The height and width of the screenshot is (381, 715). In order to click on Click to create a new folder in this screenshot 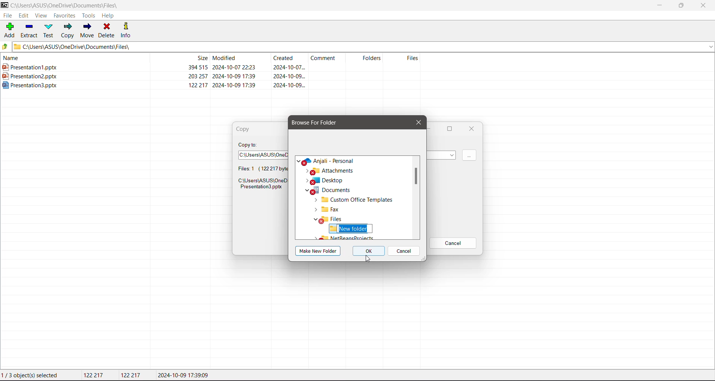, I will do `click(319, 251)`.